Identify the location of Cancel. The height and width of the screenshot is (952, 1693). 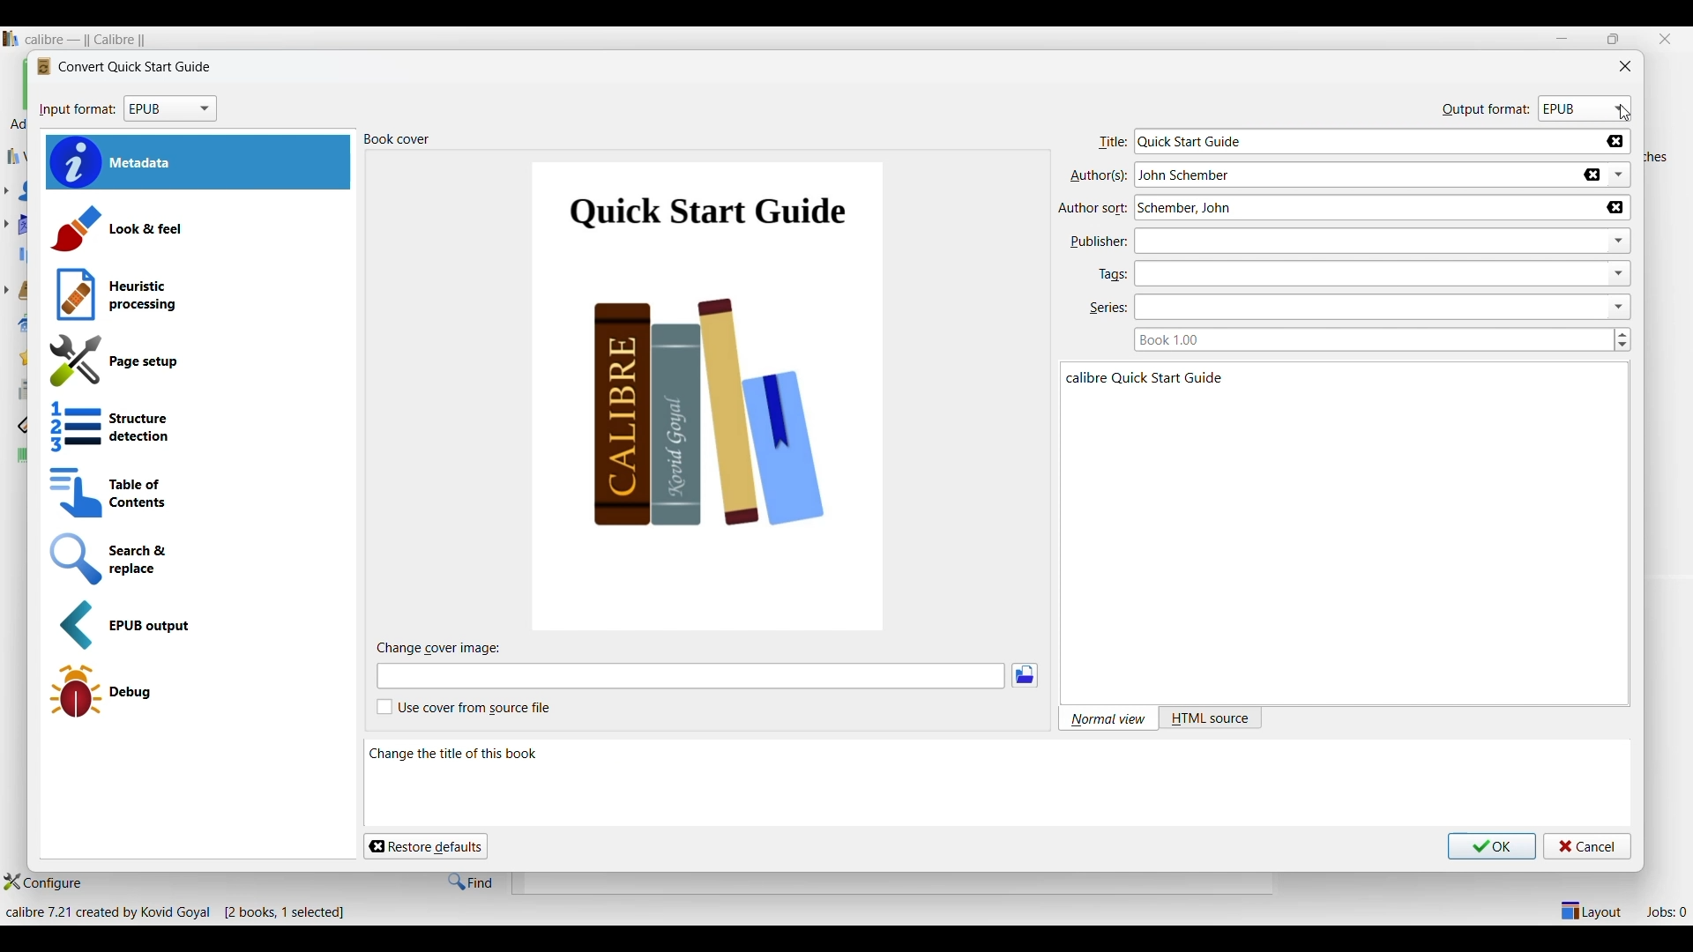
(1587, 847).